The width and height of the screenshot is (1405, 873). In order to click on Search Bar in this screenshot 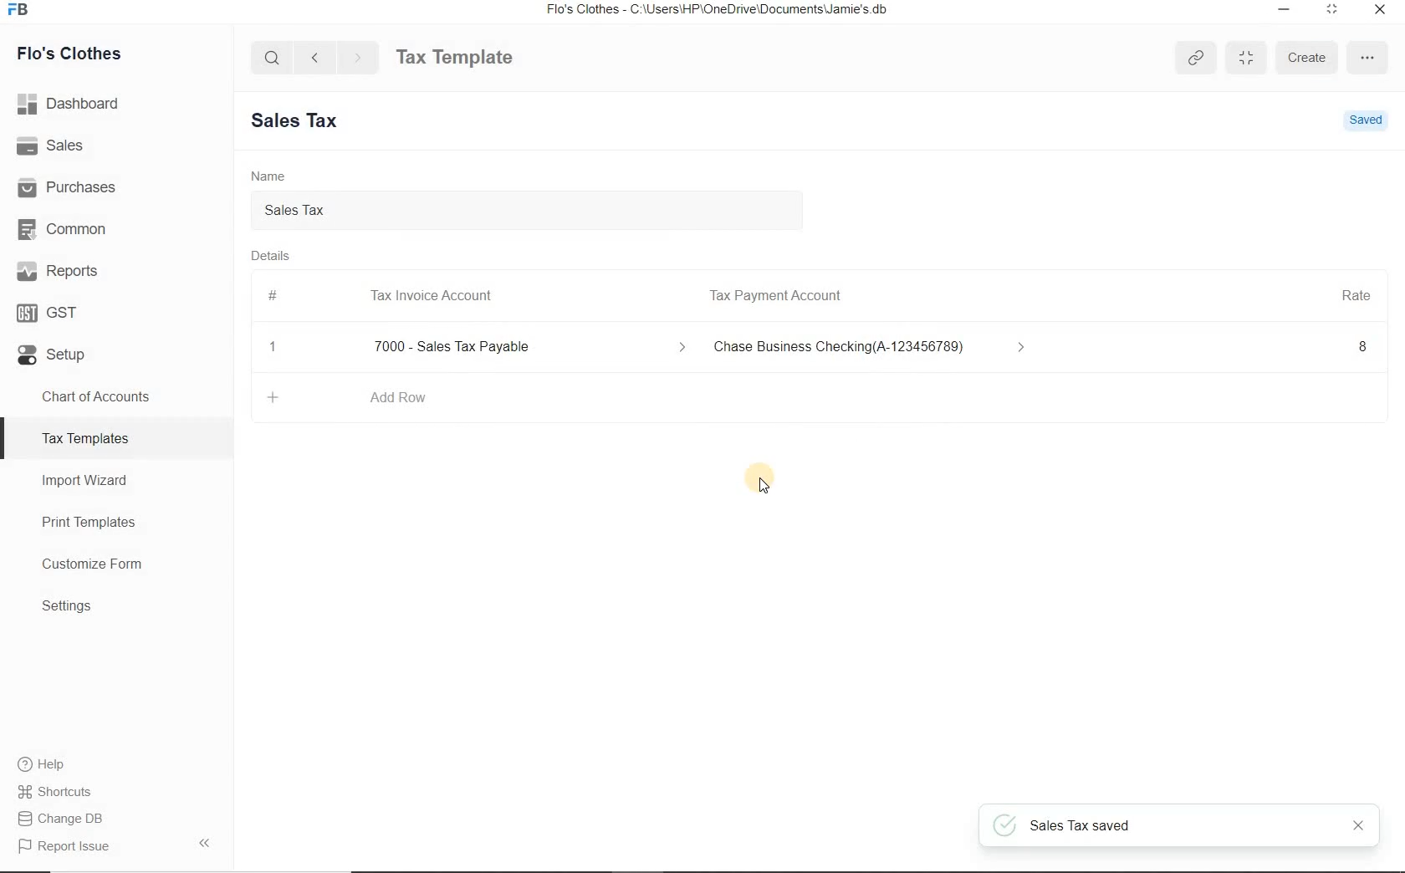, I will do `click(273, 56)`.